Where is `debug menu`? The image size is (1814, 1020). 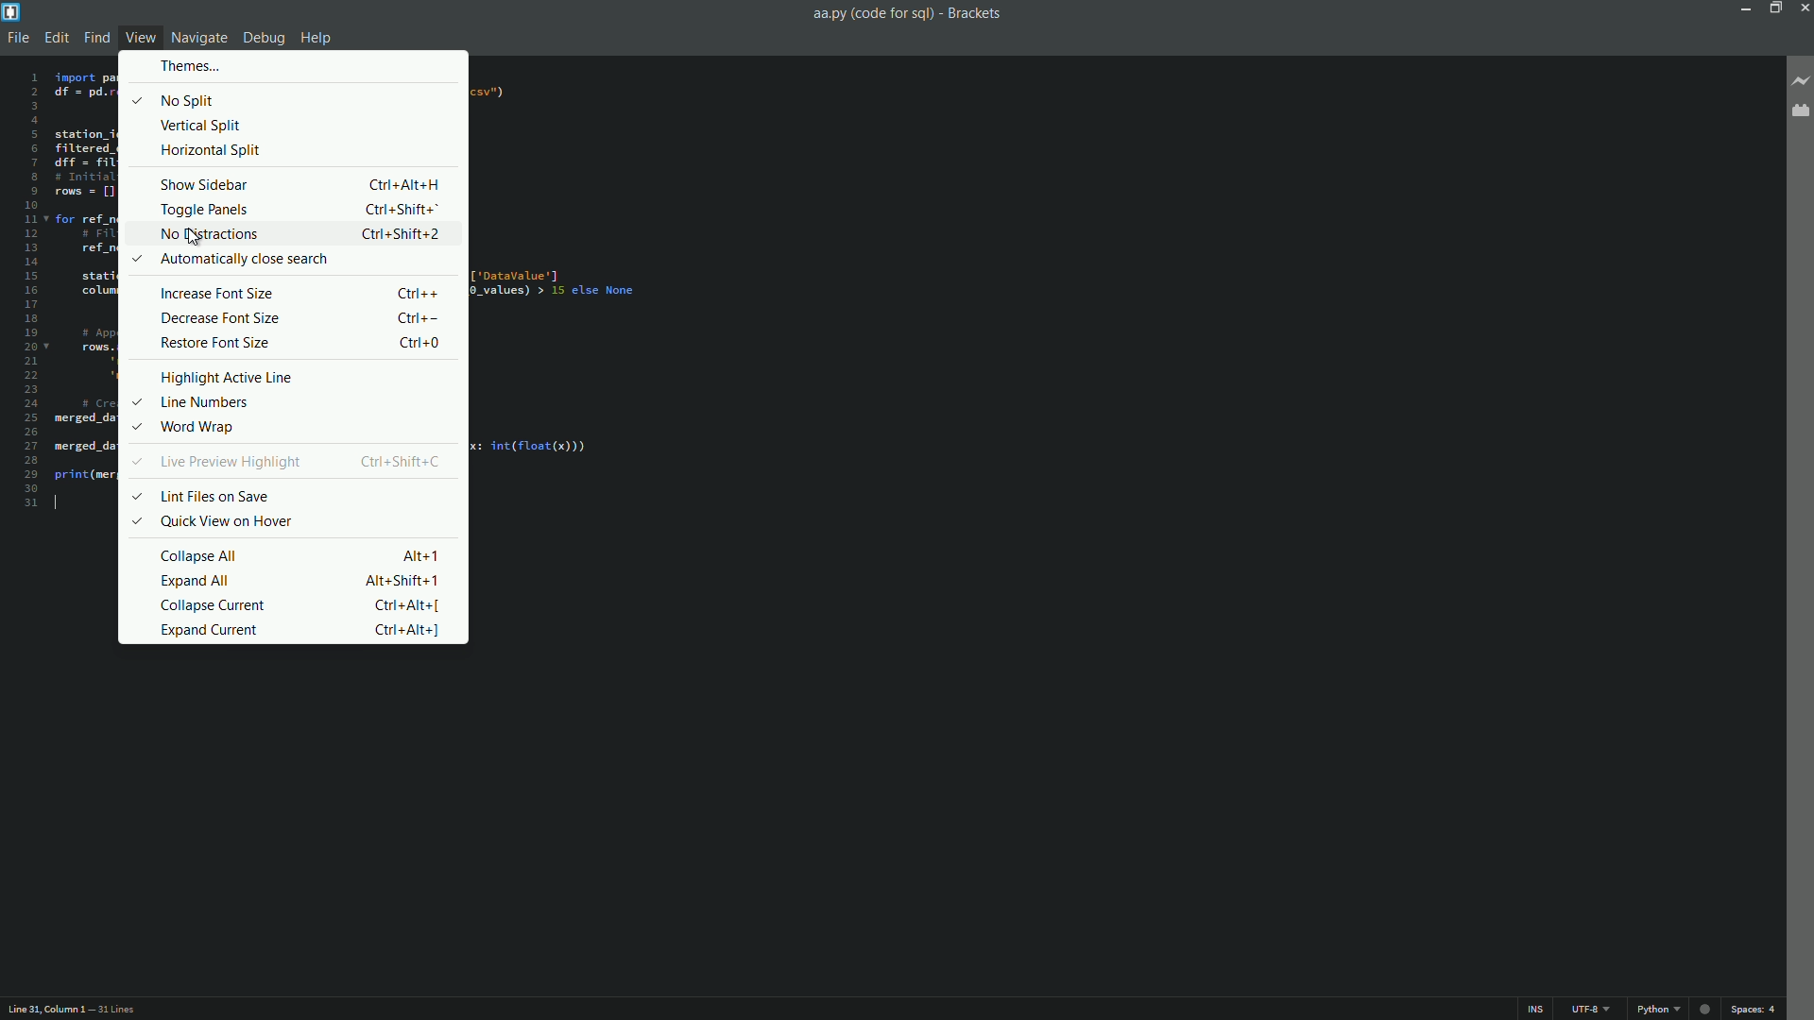
debug menu is located at coordinates (263, 38).